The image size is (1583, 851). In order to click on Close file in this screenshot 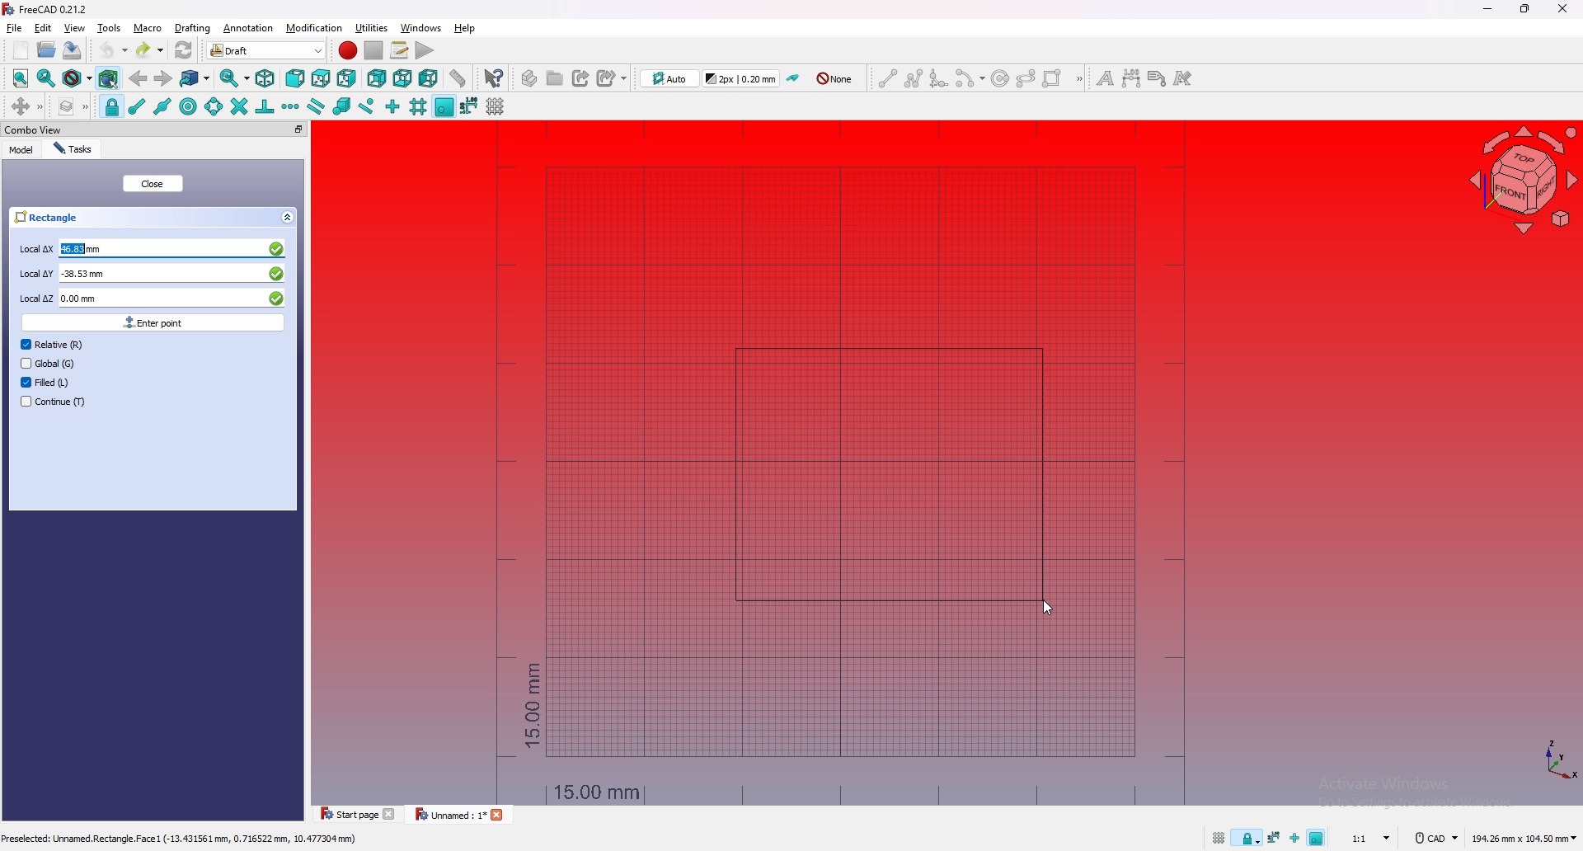, I will do `click(392, 814)`.